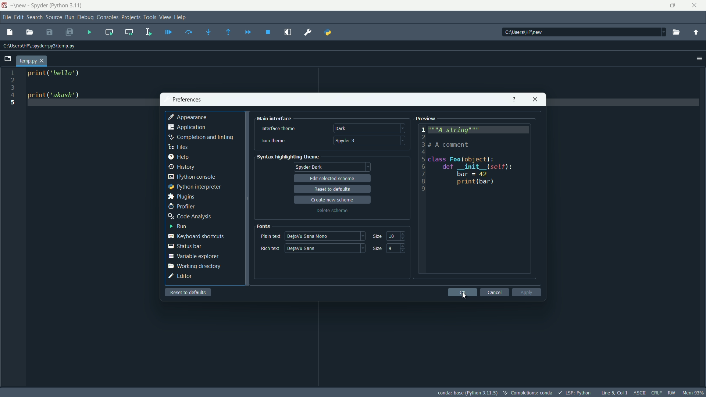  What do you see at coordinates (616, 393) in the screenshot?
I see `Line 5, Col 1` at bounding box center [616, 393].